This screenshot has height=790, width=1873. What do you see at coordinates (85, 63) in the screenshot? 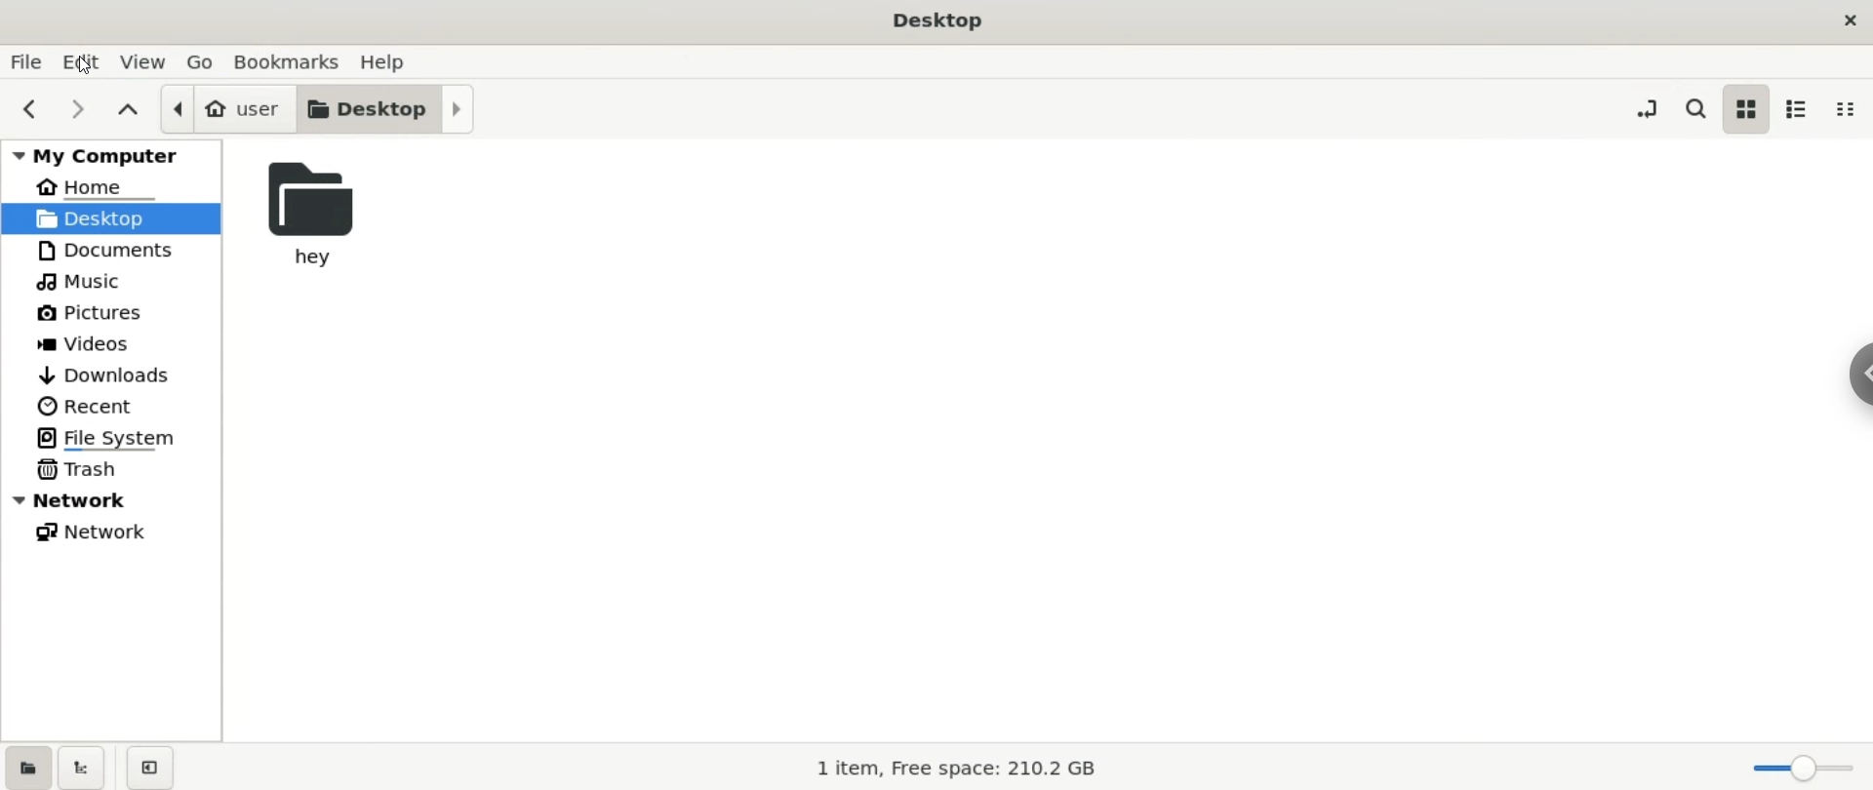
I see `edit` at bounding box center [85, 63].